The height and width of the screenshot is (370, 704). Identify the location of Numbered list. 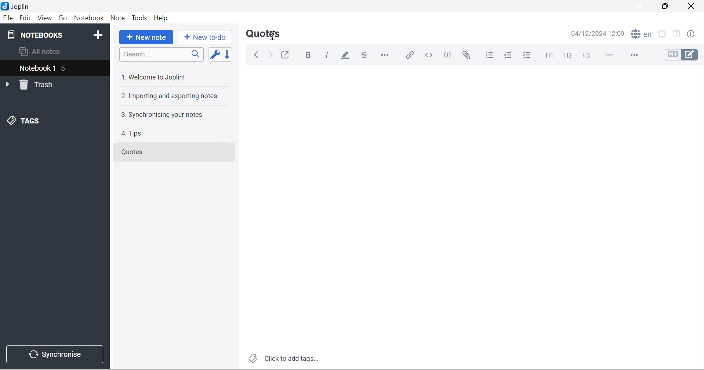
(508, 56).